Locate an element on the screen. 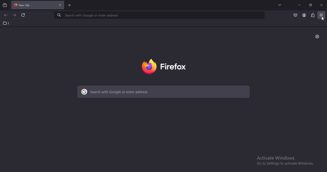 Image resolution: width=327 pixels, height=172 pixels. restore windows is located at coordinates (311, 5).